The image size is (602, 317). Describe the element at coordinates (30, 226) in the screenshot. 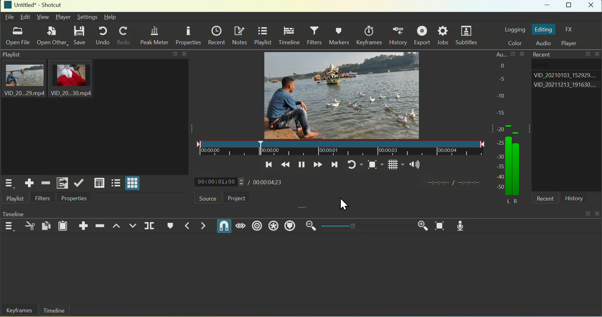

I see `Cut` at that location.